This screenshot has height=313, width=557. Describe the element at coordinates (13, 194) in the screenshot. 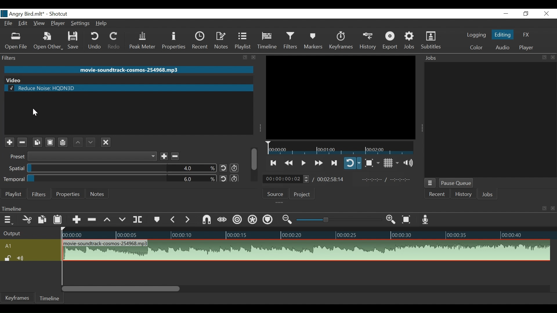

I see `Playlist menu` at that location.